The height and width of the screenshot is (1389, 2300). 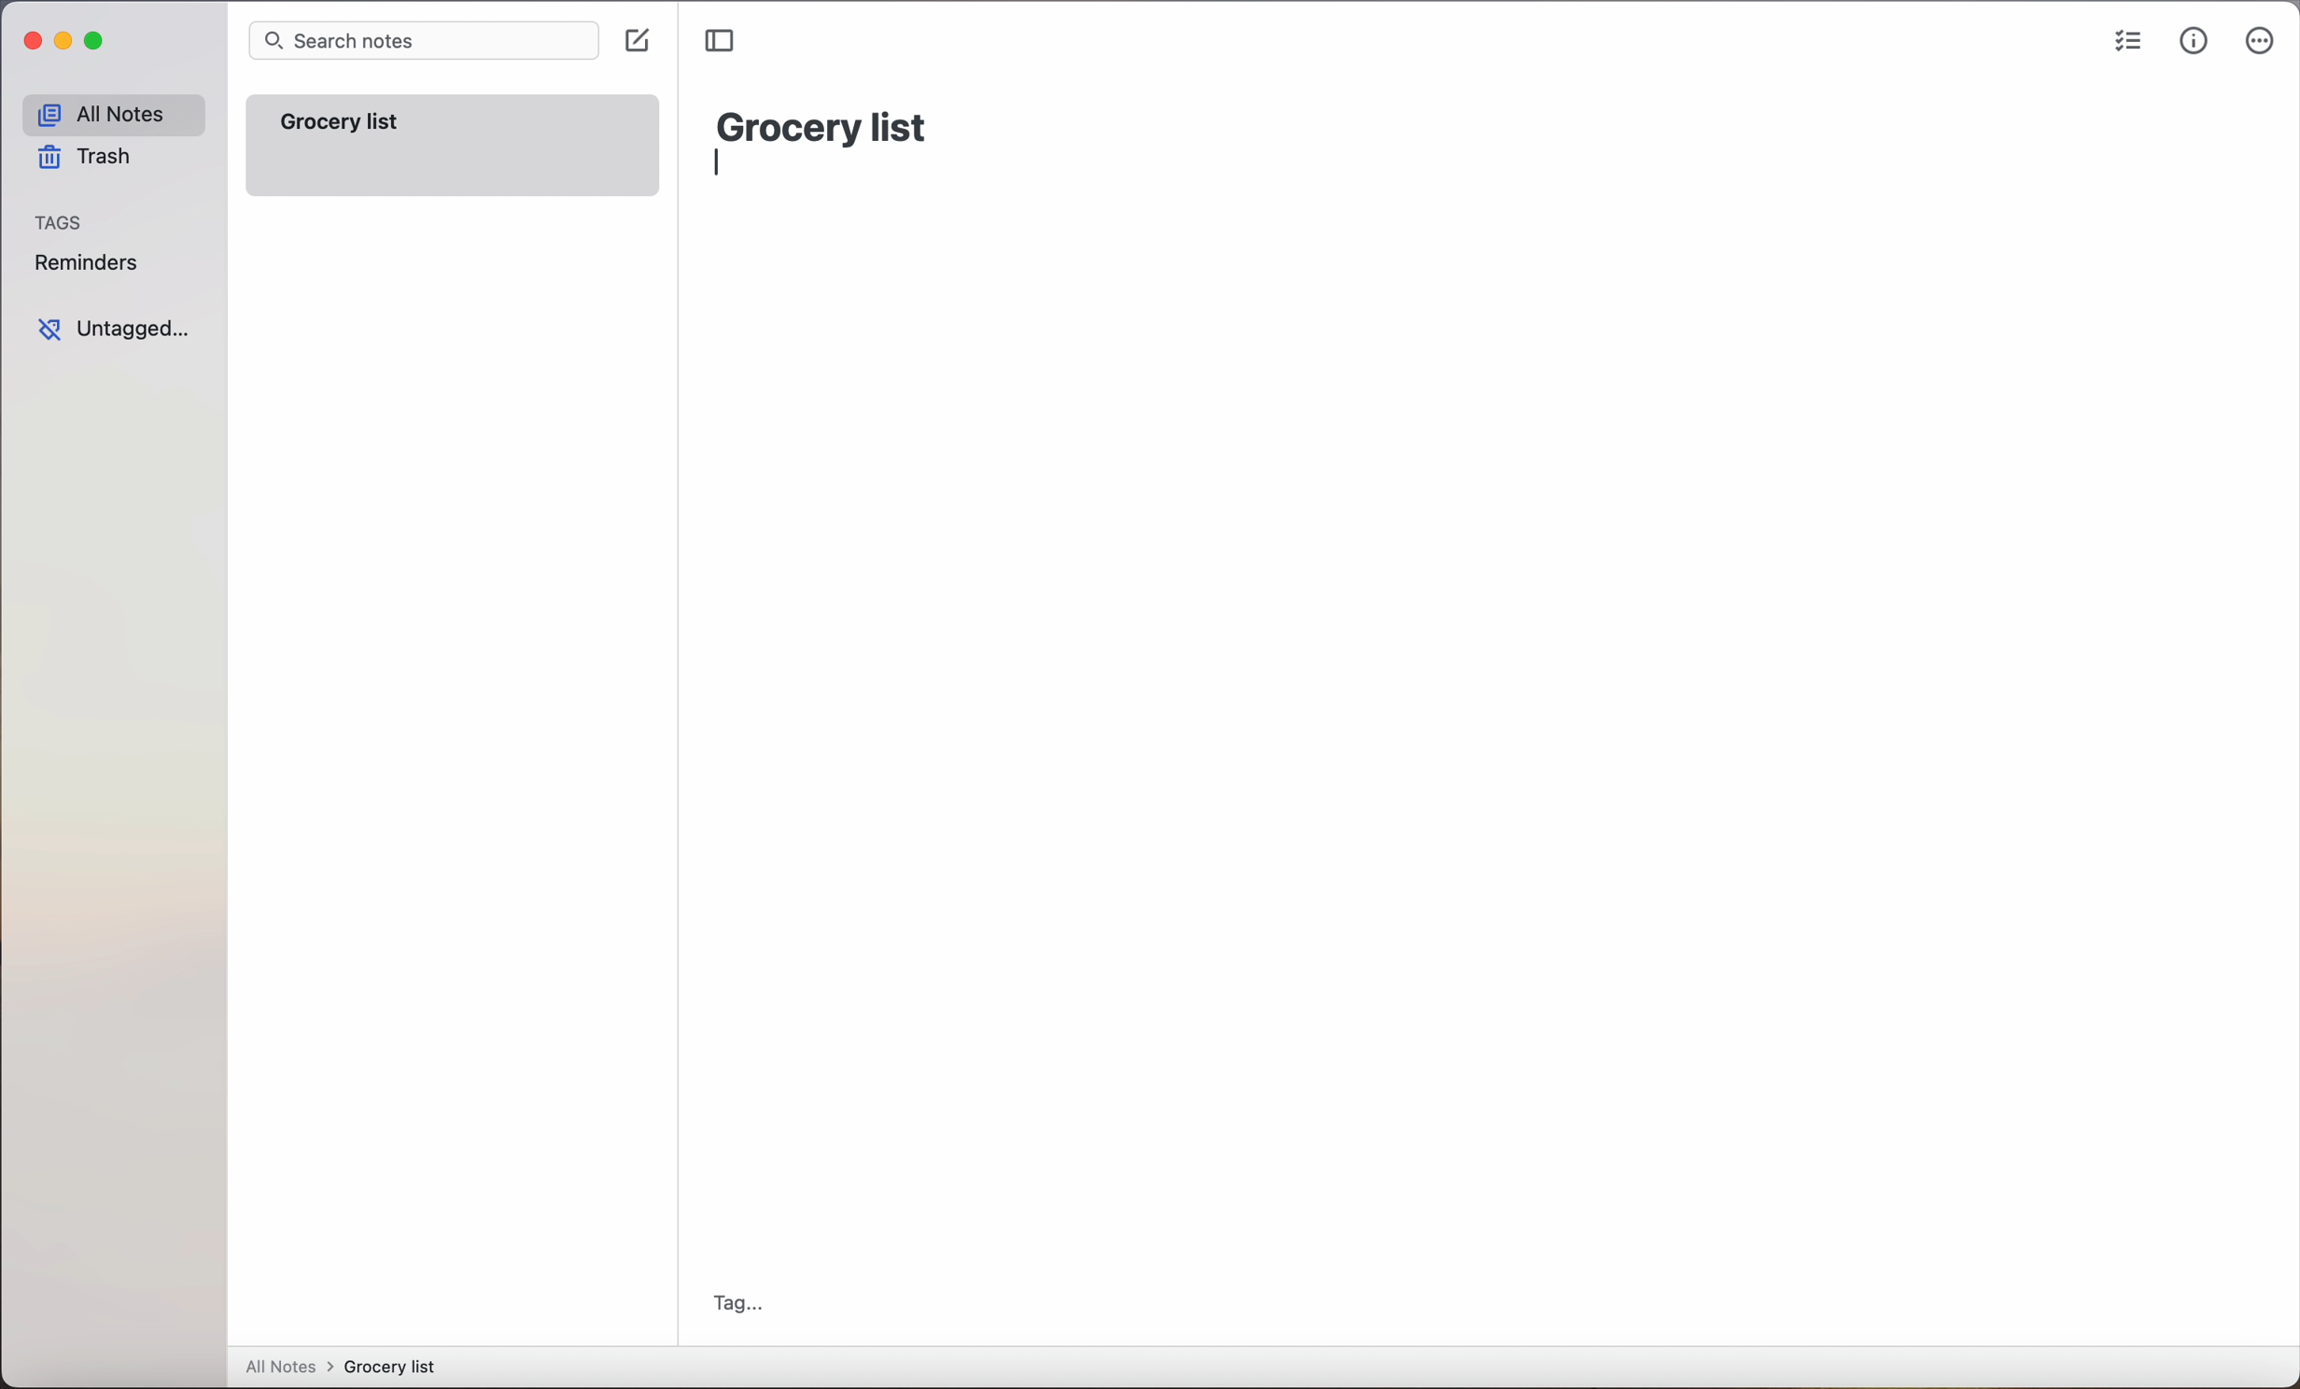 What do you see at coordinates (2194, 42) in the screenshot?
I see `metrics` at bounding box center [2194, 42].